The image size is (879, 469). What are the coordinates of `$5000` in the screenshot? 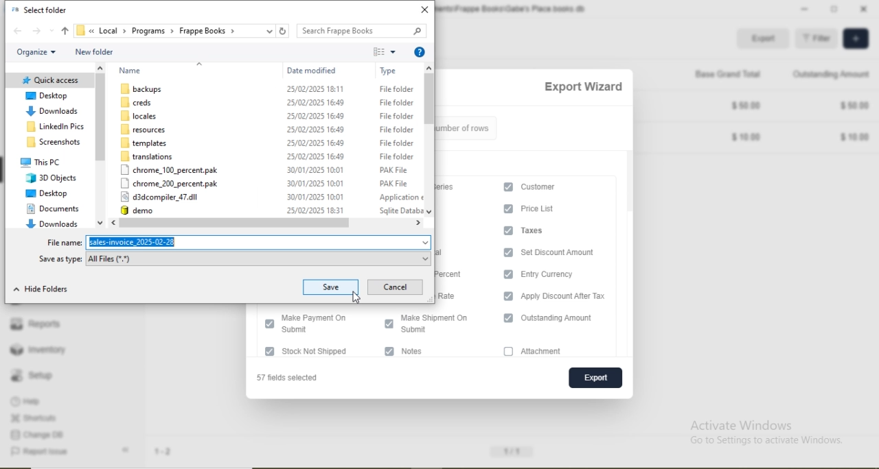 It's located at (746, 104).